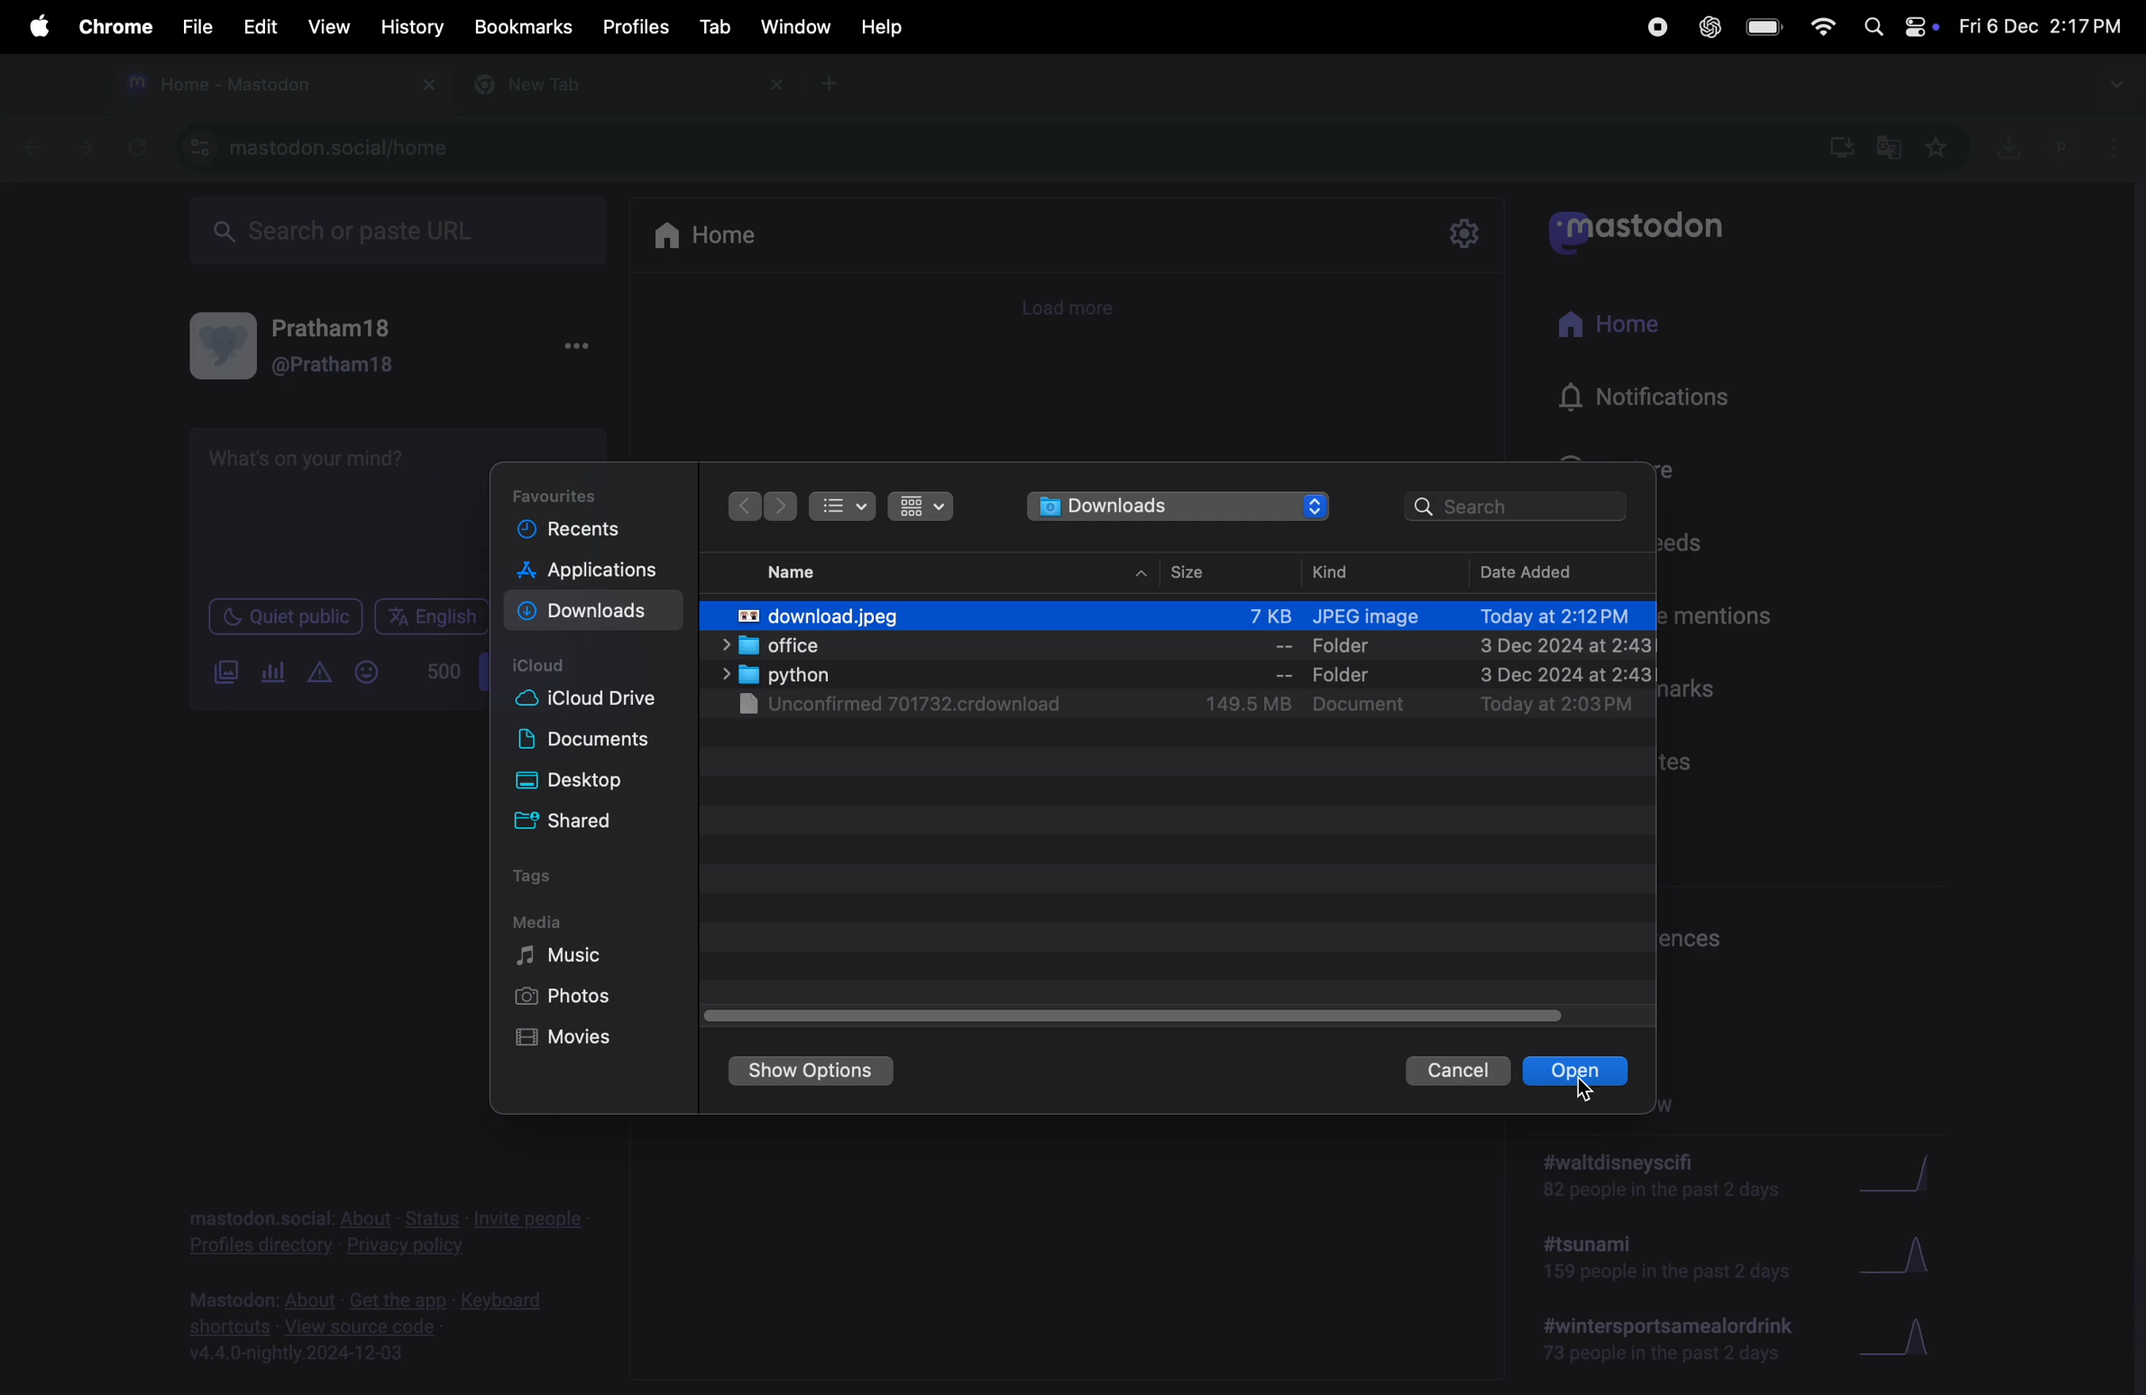  I want to click on size, so click(1188, 569).